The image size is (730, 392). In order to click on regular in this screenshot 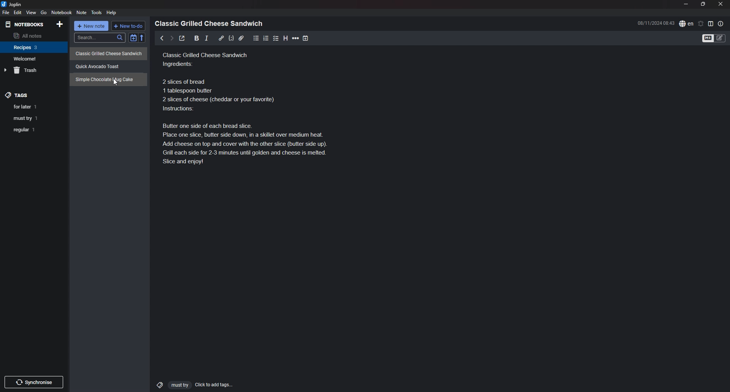, I will do `click(34, 130)`.